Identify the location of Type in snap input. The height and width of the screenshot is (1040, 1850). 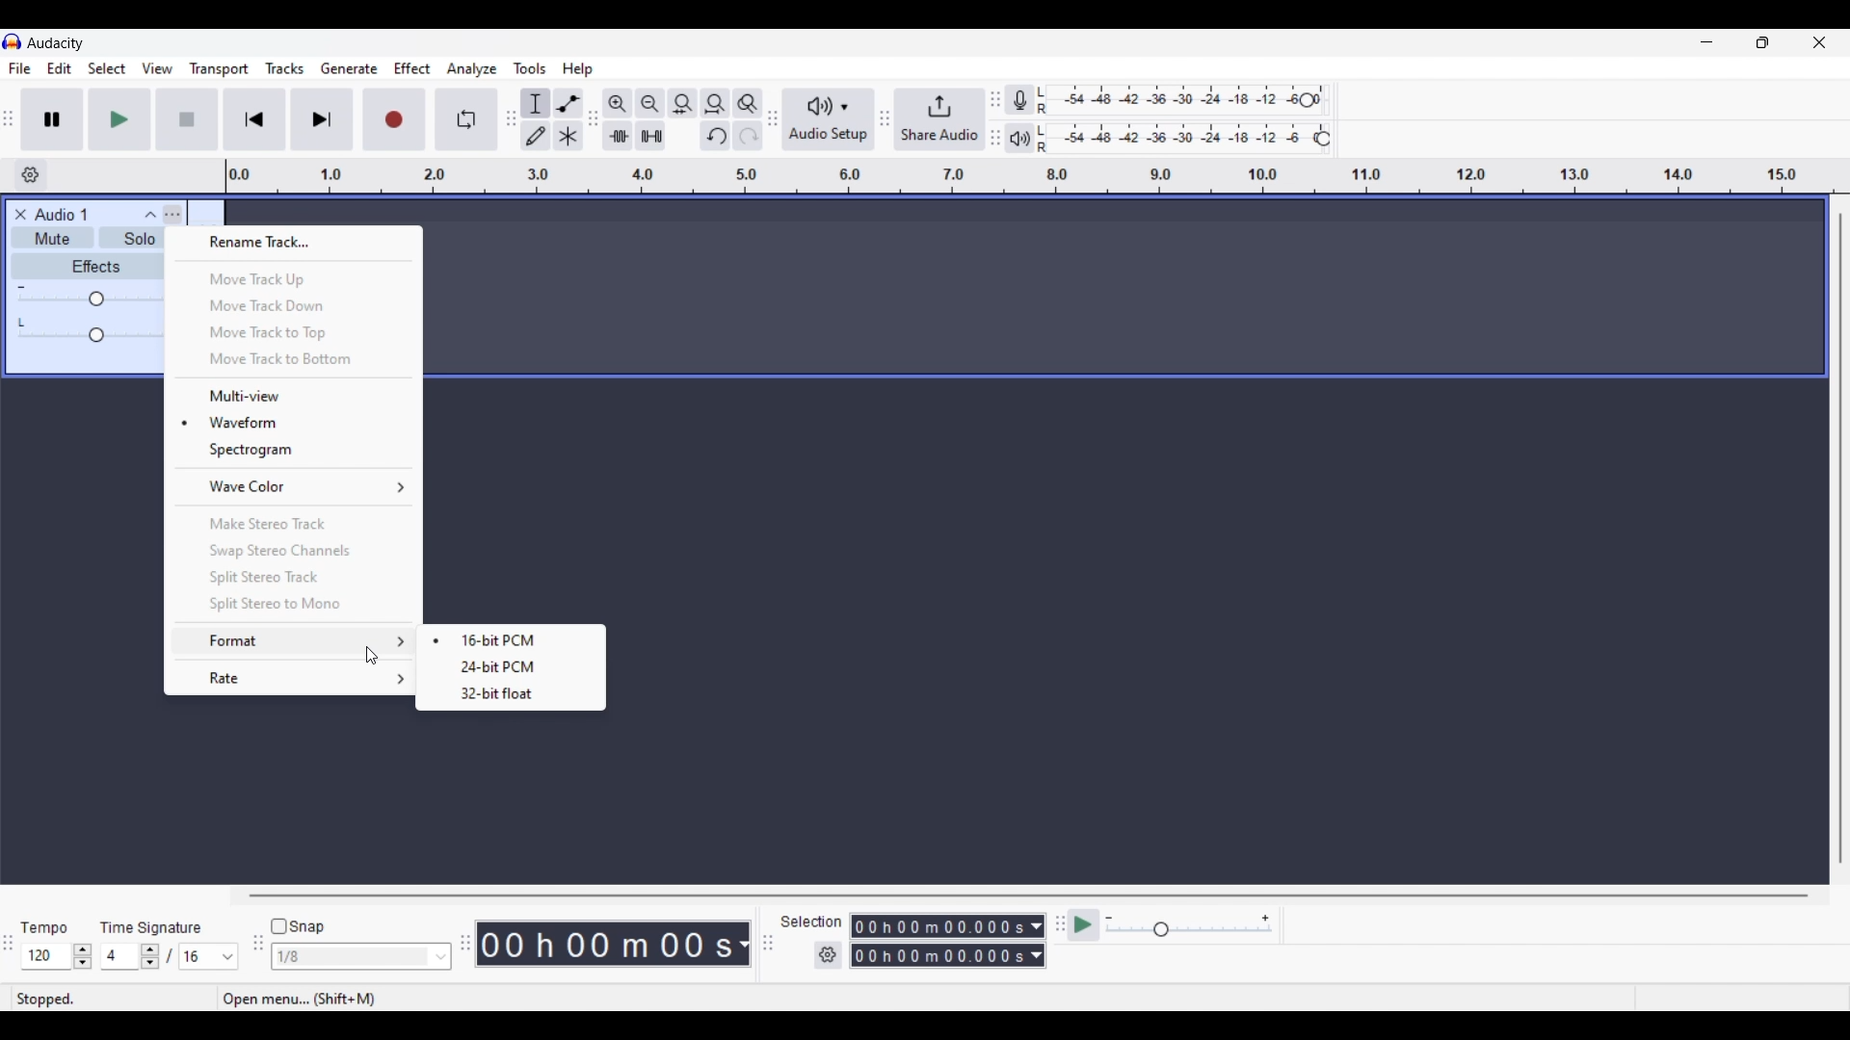
(352, 957).